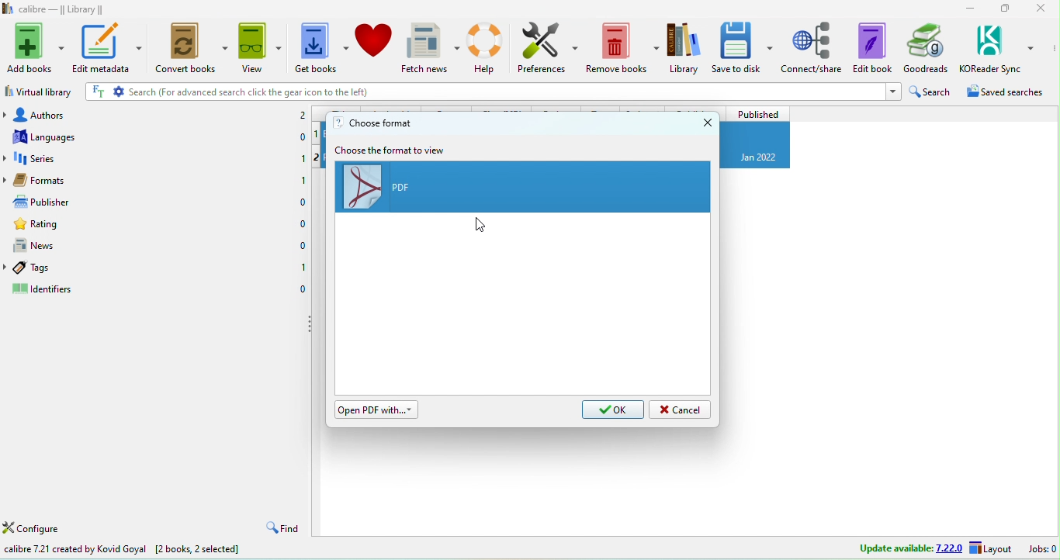 This screenshot has width=1060, height=560. I want to click on Preferences, so click(549, 47).